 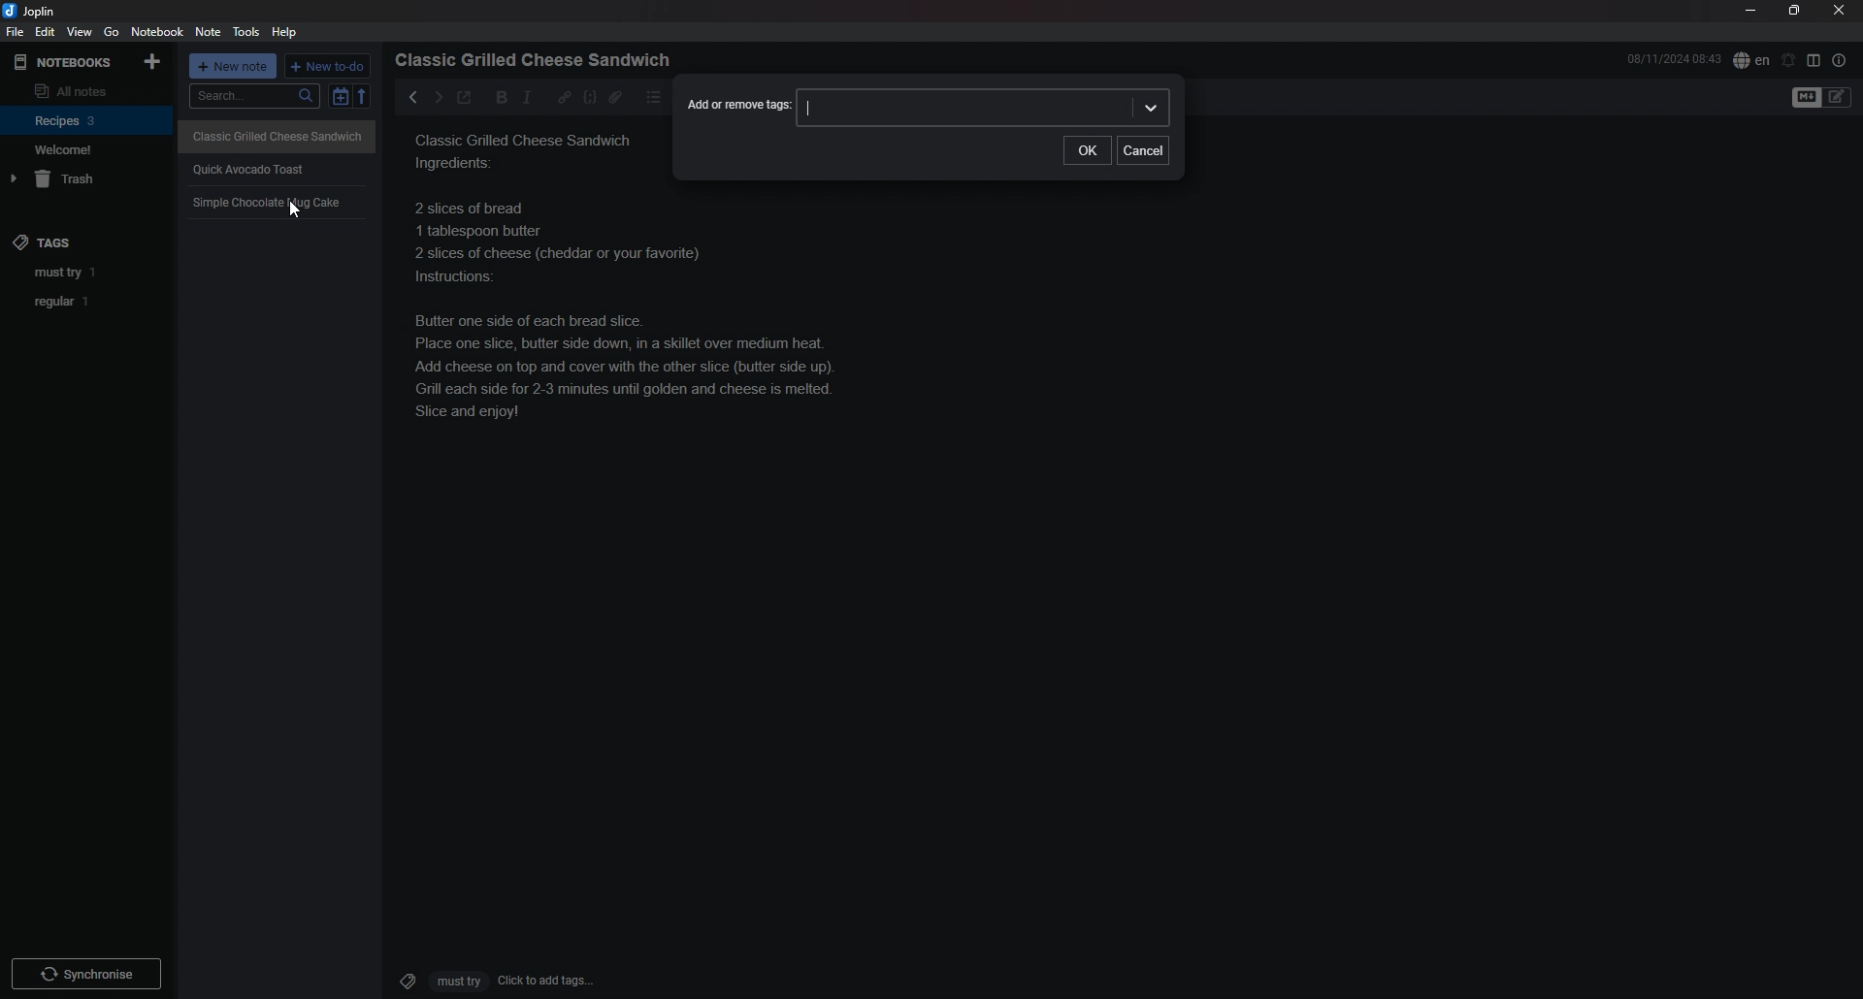 What do you see at coordinates (286, 31) in the screenshot?
I see `Help` at bounding box center [286, 31].